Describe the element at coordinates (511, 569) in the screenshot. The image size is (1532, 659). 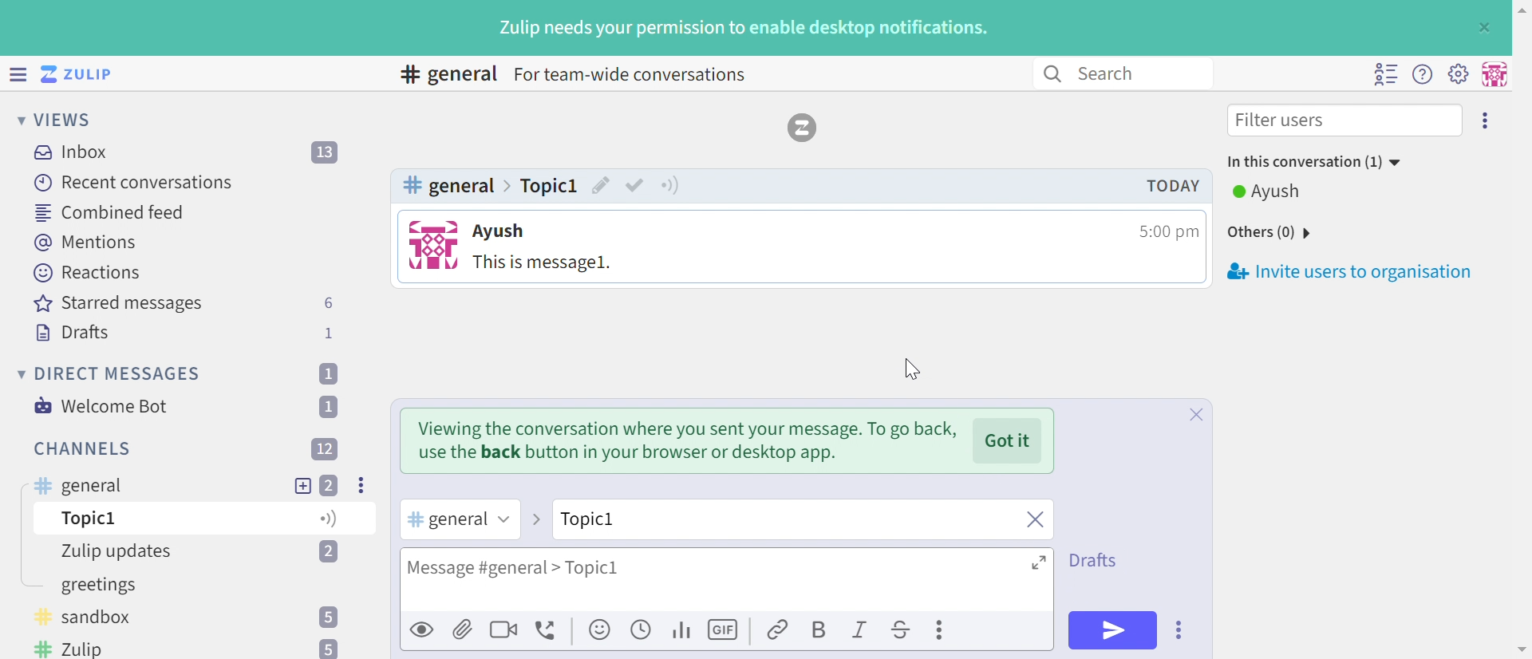
I see `| Message #general > Topicl` at that location.